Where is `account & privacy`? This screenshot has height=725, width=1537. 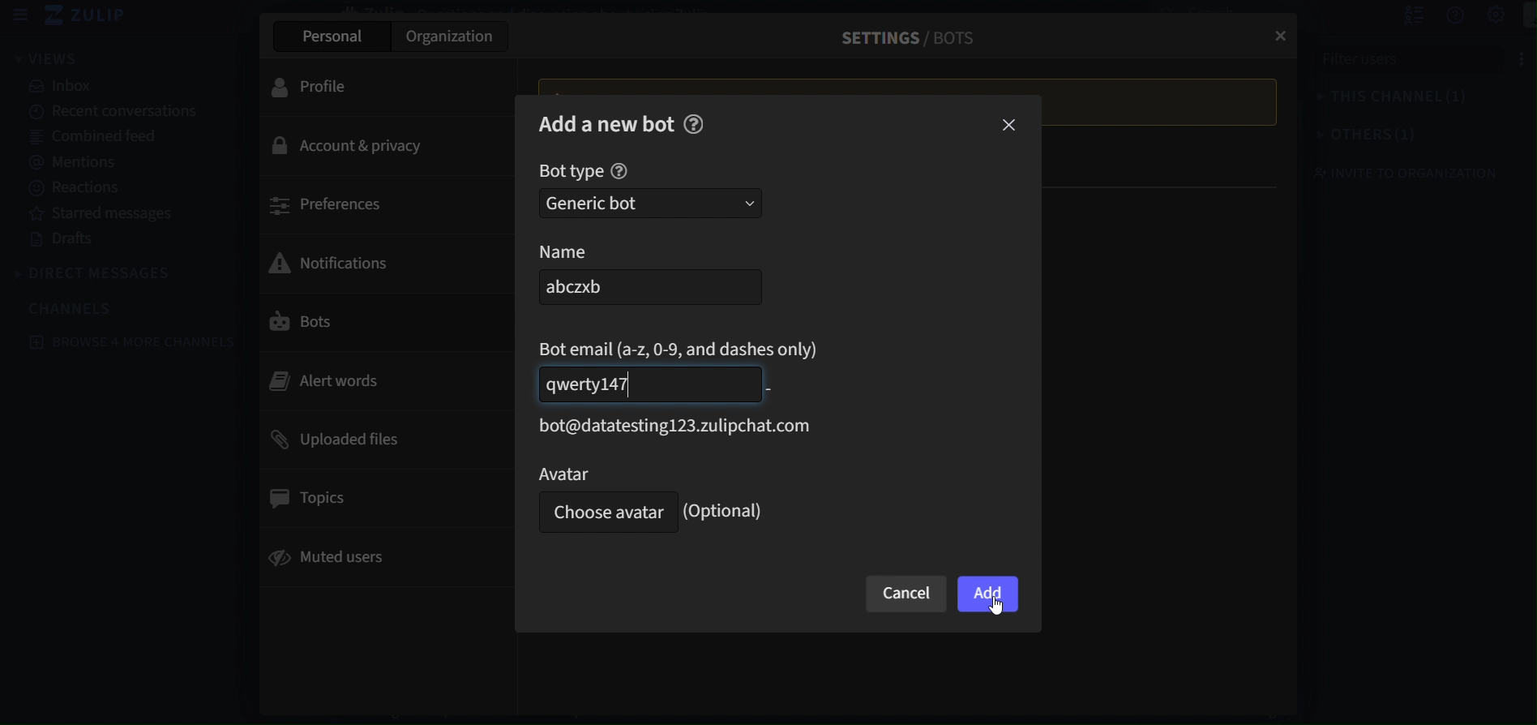
account & privacy is located at coordinates (379, 147).